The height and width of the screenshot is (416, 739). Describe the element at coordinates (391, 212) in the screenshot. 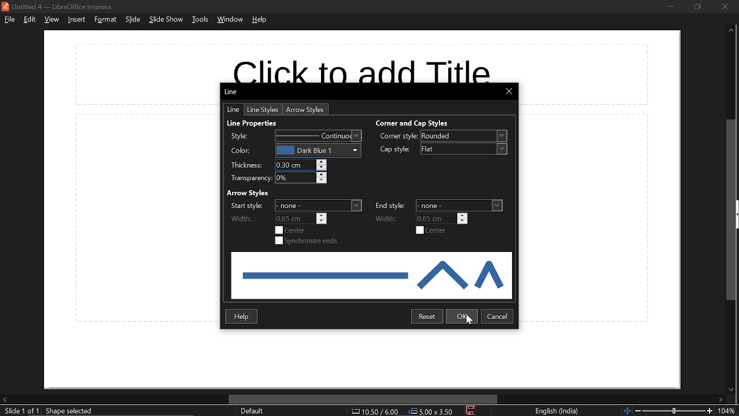

I see `Lables` at that location.